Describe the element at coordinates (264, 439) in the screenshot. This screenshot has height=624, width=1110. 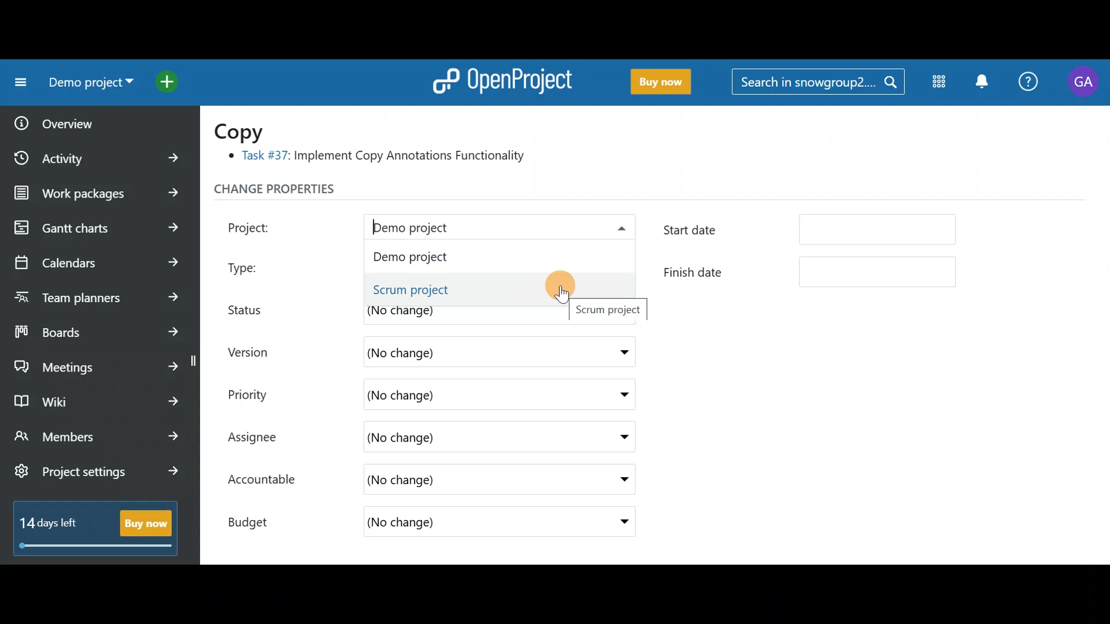
I see `Assignee` at that location.